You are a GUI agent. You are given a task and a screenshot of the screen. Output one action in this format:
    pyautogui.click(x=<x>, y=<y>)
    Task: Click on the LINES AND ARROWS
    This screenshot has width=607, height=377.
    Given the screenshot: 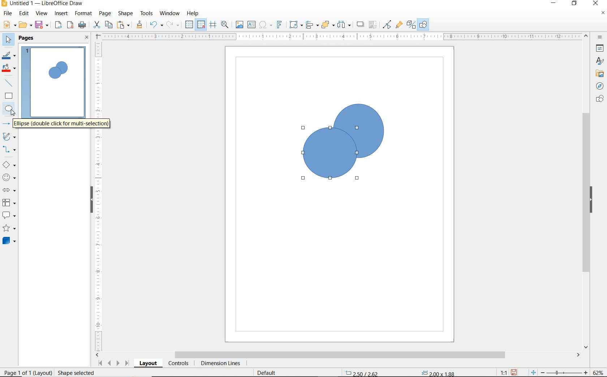 What is the action you would take?
    pyautogui.click(x=10, y=125)
    